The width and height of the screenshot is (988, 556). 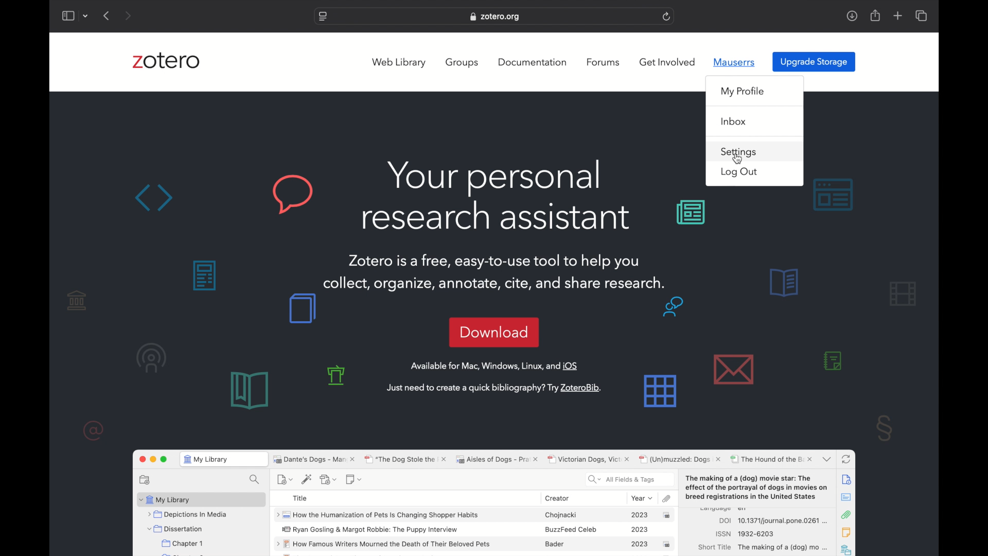 What do you see at coordinates (734, 121) in the screenshot?
I see `inbox` at bounding box center [734, 121].